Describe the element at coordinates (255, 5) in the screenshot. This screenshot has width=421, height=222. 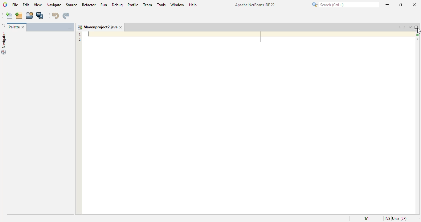
I see `title` at that location.